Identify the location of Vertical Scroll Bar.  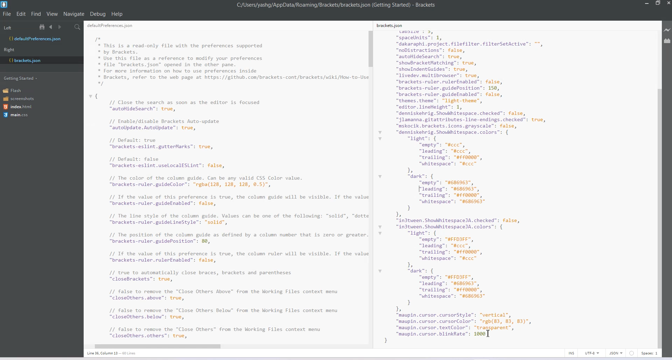
(371, 185).